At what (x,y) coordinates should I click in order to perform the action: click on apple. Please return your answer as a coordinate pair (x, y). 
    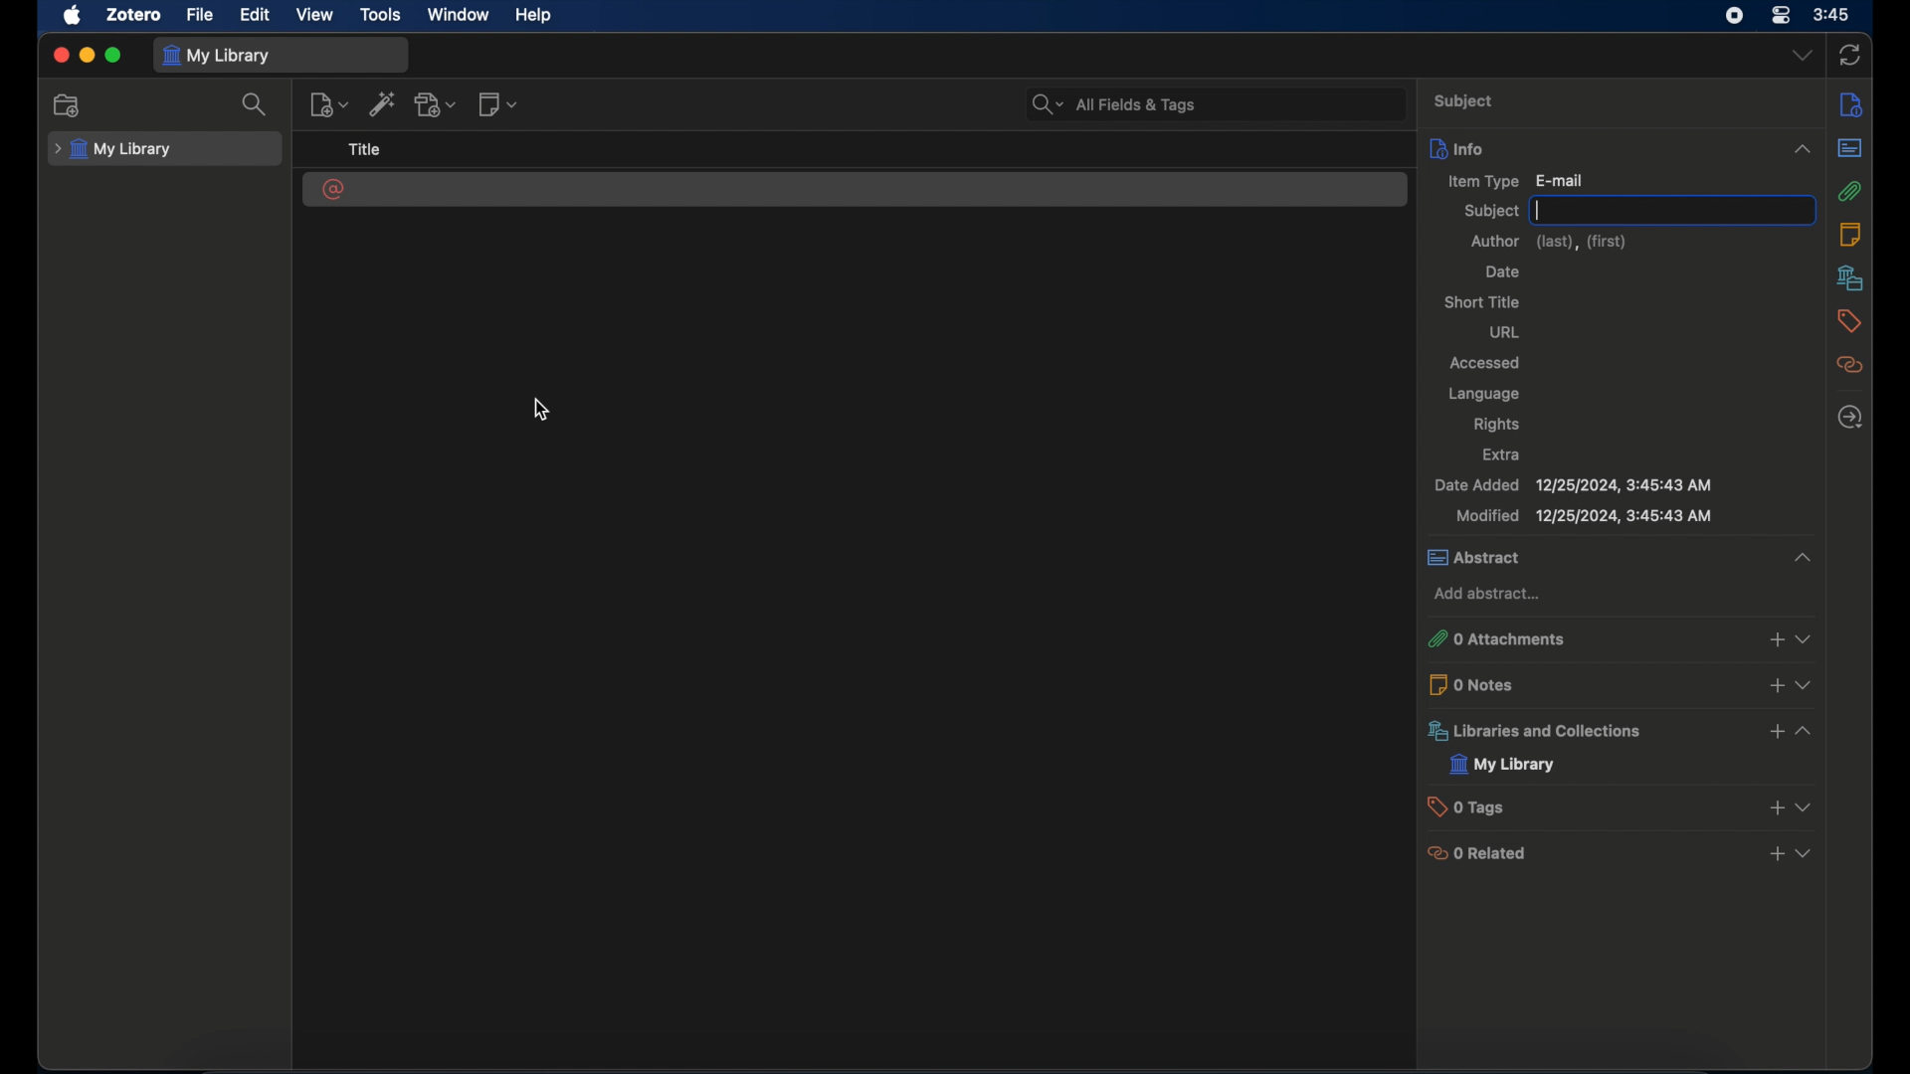
    Looking at the image, I should click on (74, 16).